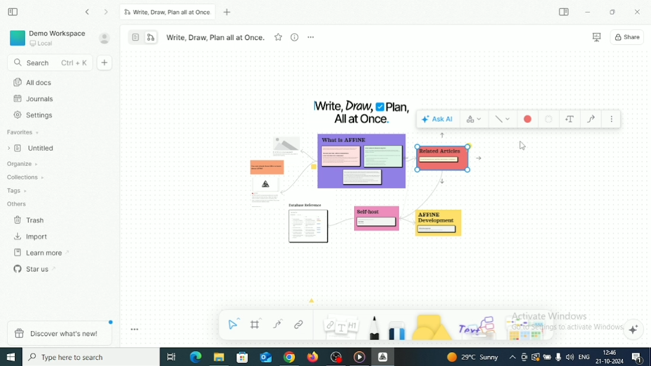 This screenshot has height=366, width=651. I want to click on Minimize, so click(588, 13).